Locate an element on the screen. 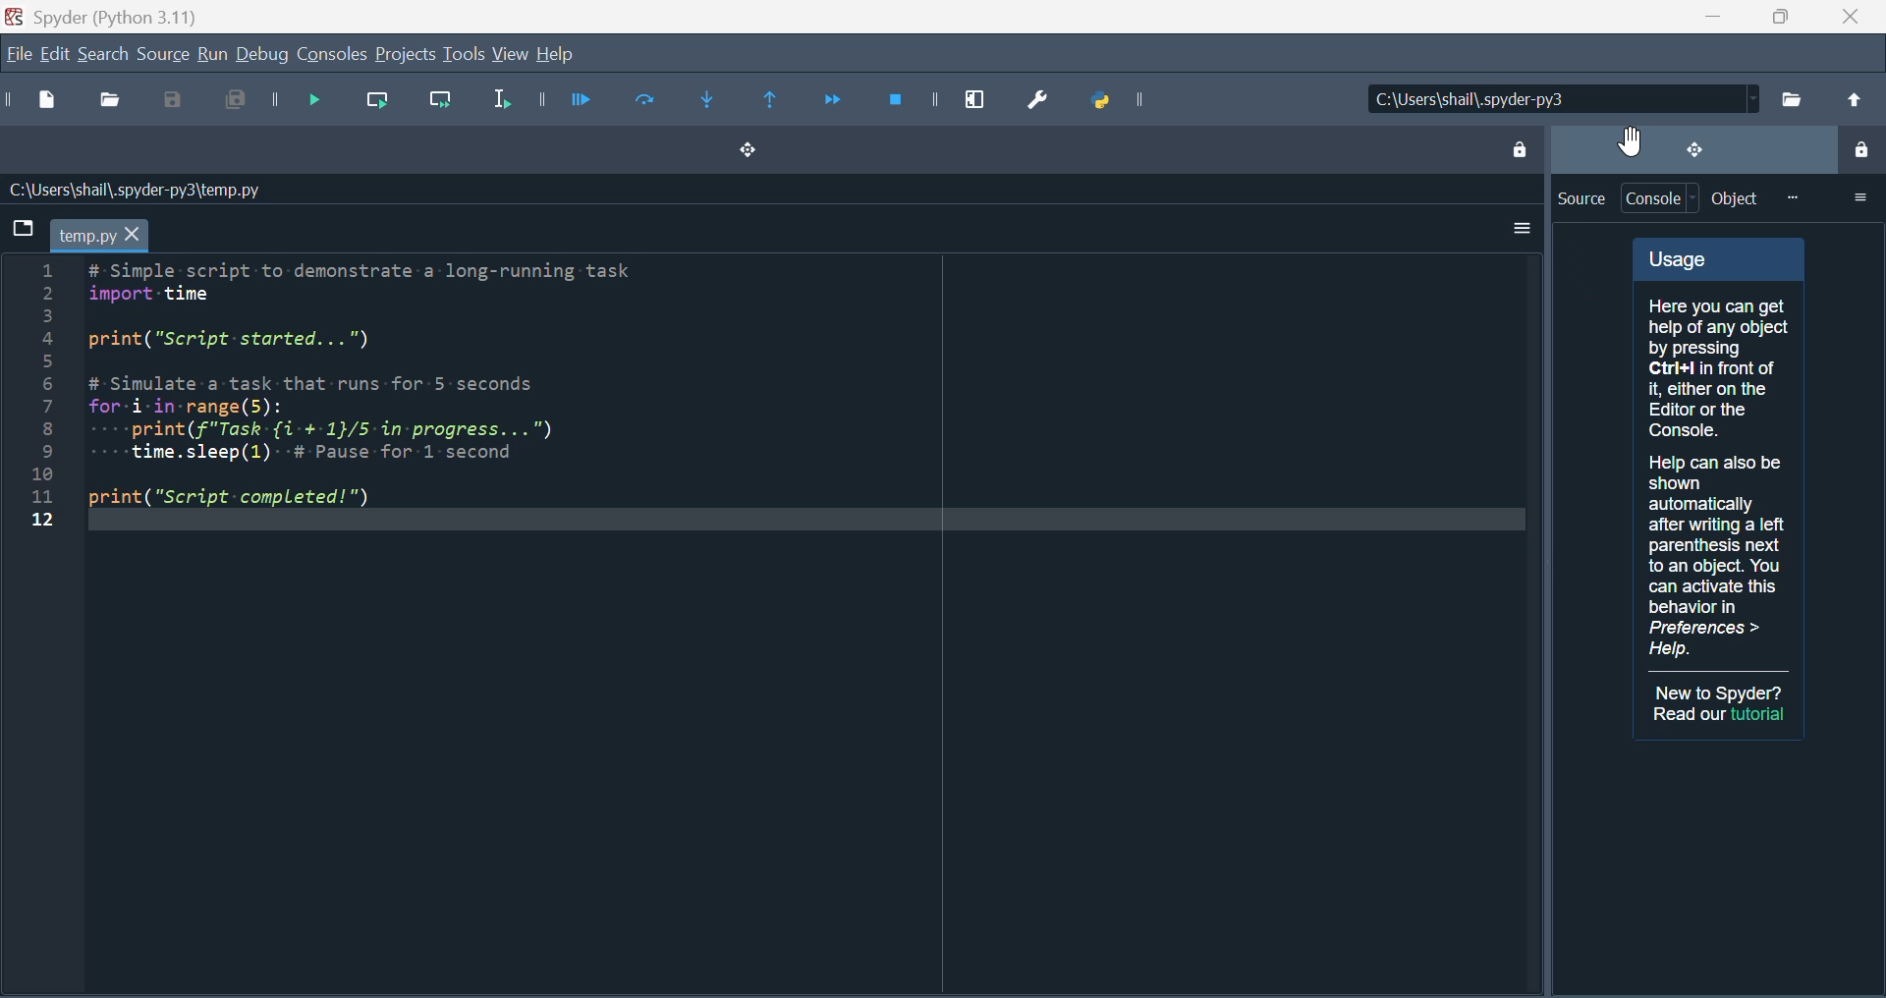 This screenshot has height=998, width=1886. Source is located at coordinates (162, 54).